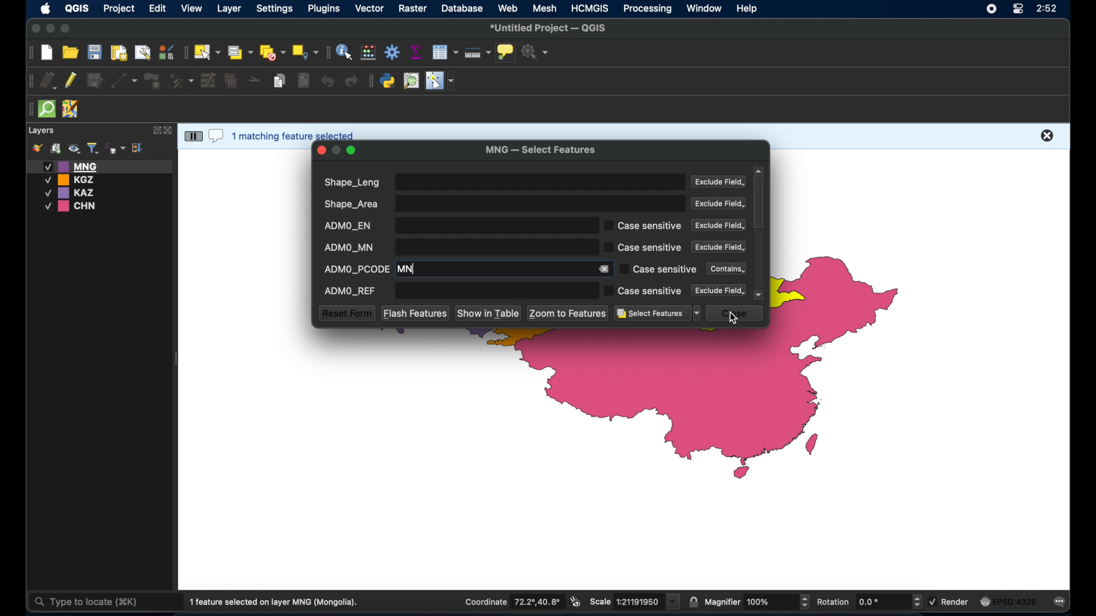  What do you see at coordinates (353, 82) in the screenshot?
I see `redo` at bounding box center [353, 82].